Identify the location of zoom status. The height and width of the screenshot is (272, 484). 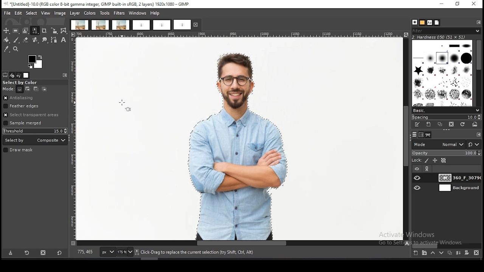
(126, 252).